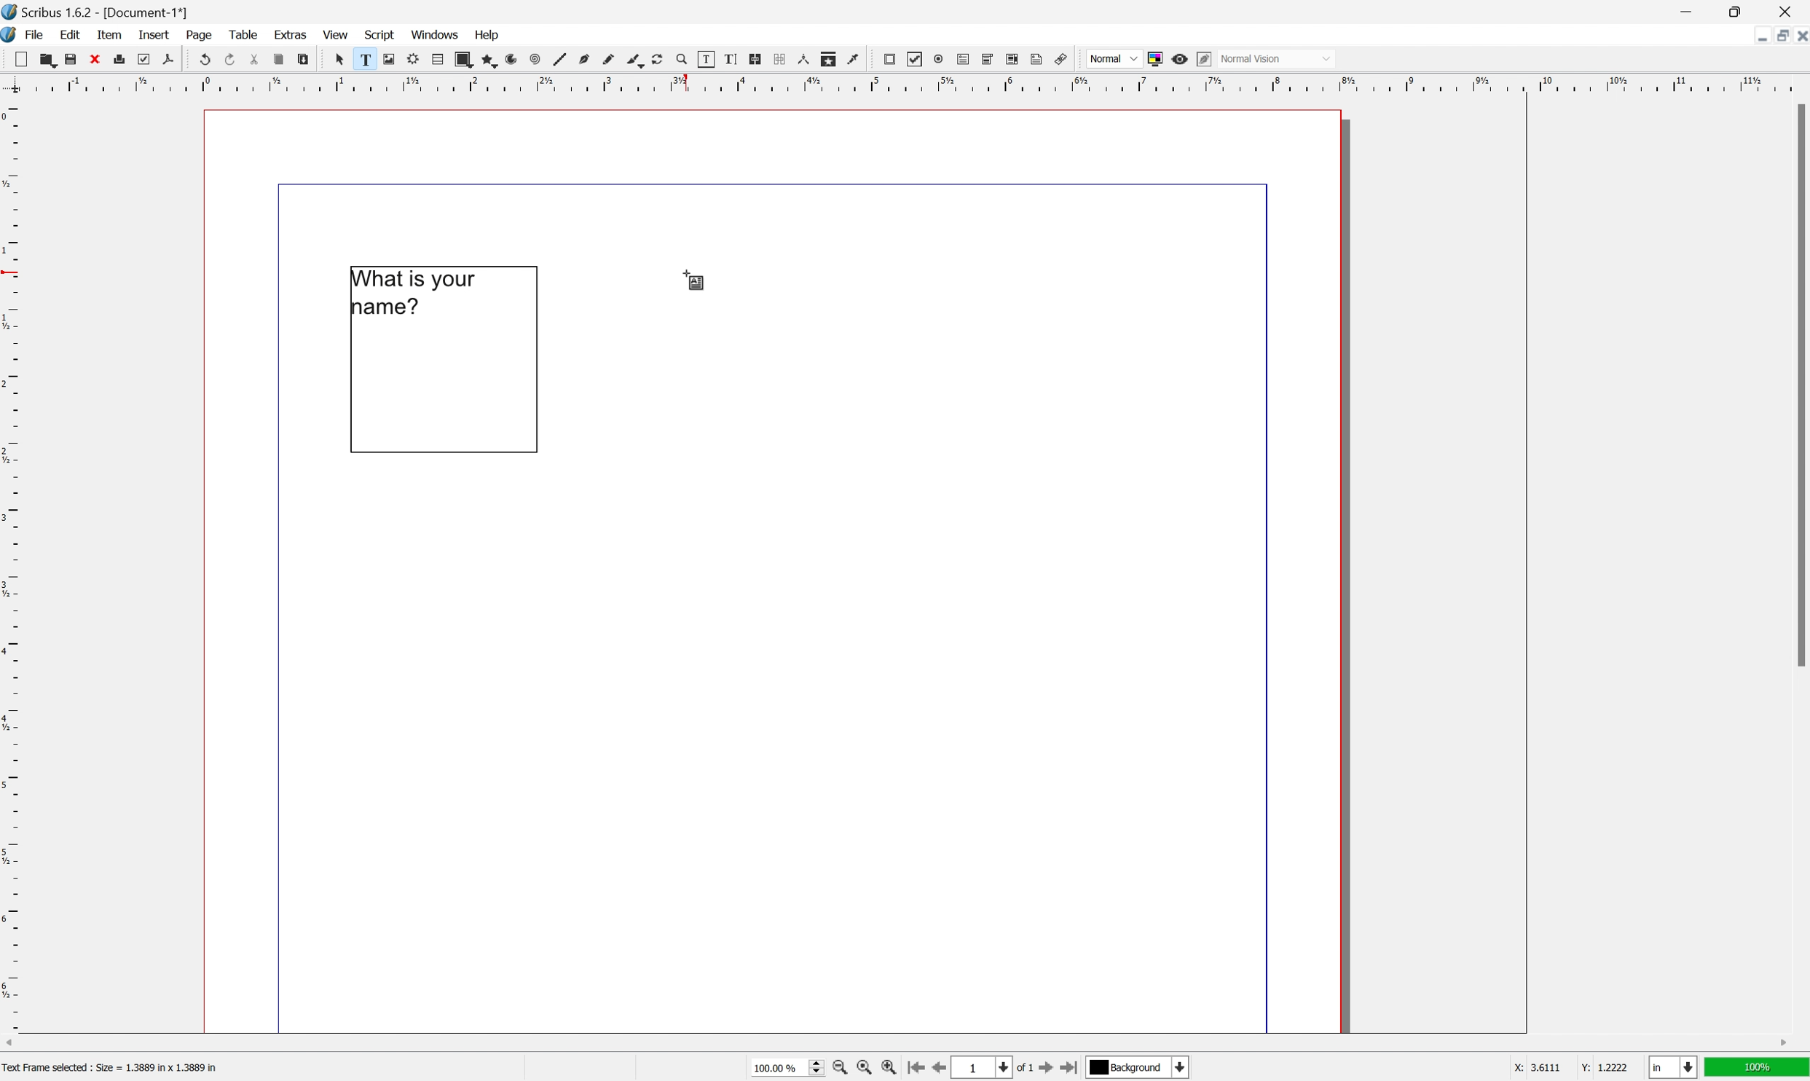 This screenshot has height=1081, width=1810. What do you see at coordinates (1789, 11) in the screenshot?
I see `close` at bounding box center [1789, 11].